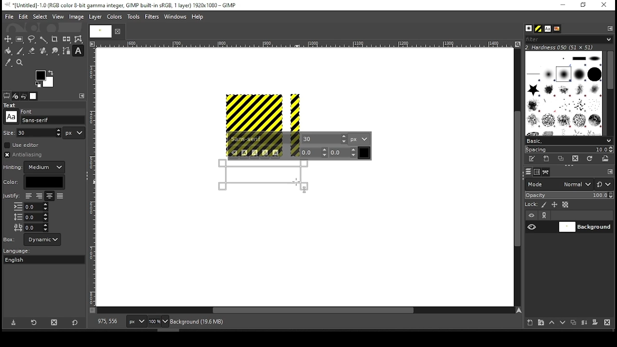 Image resolution: width=617 pixels, height=347 pixels. I want to click on , so click(27, 110).